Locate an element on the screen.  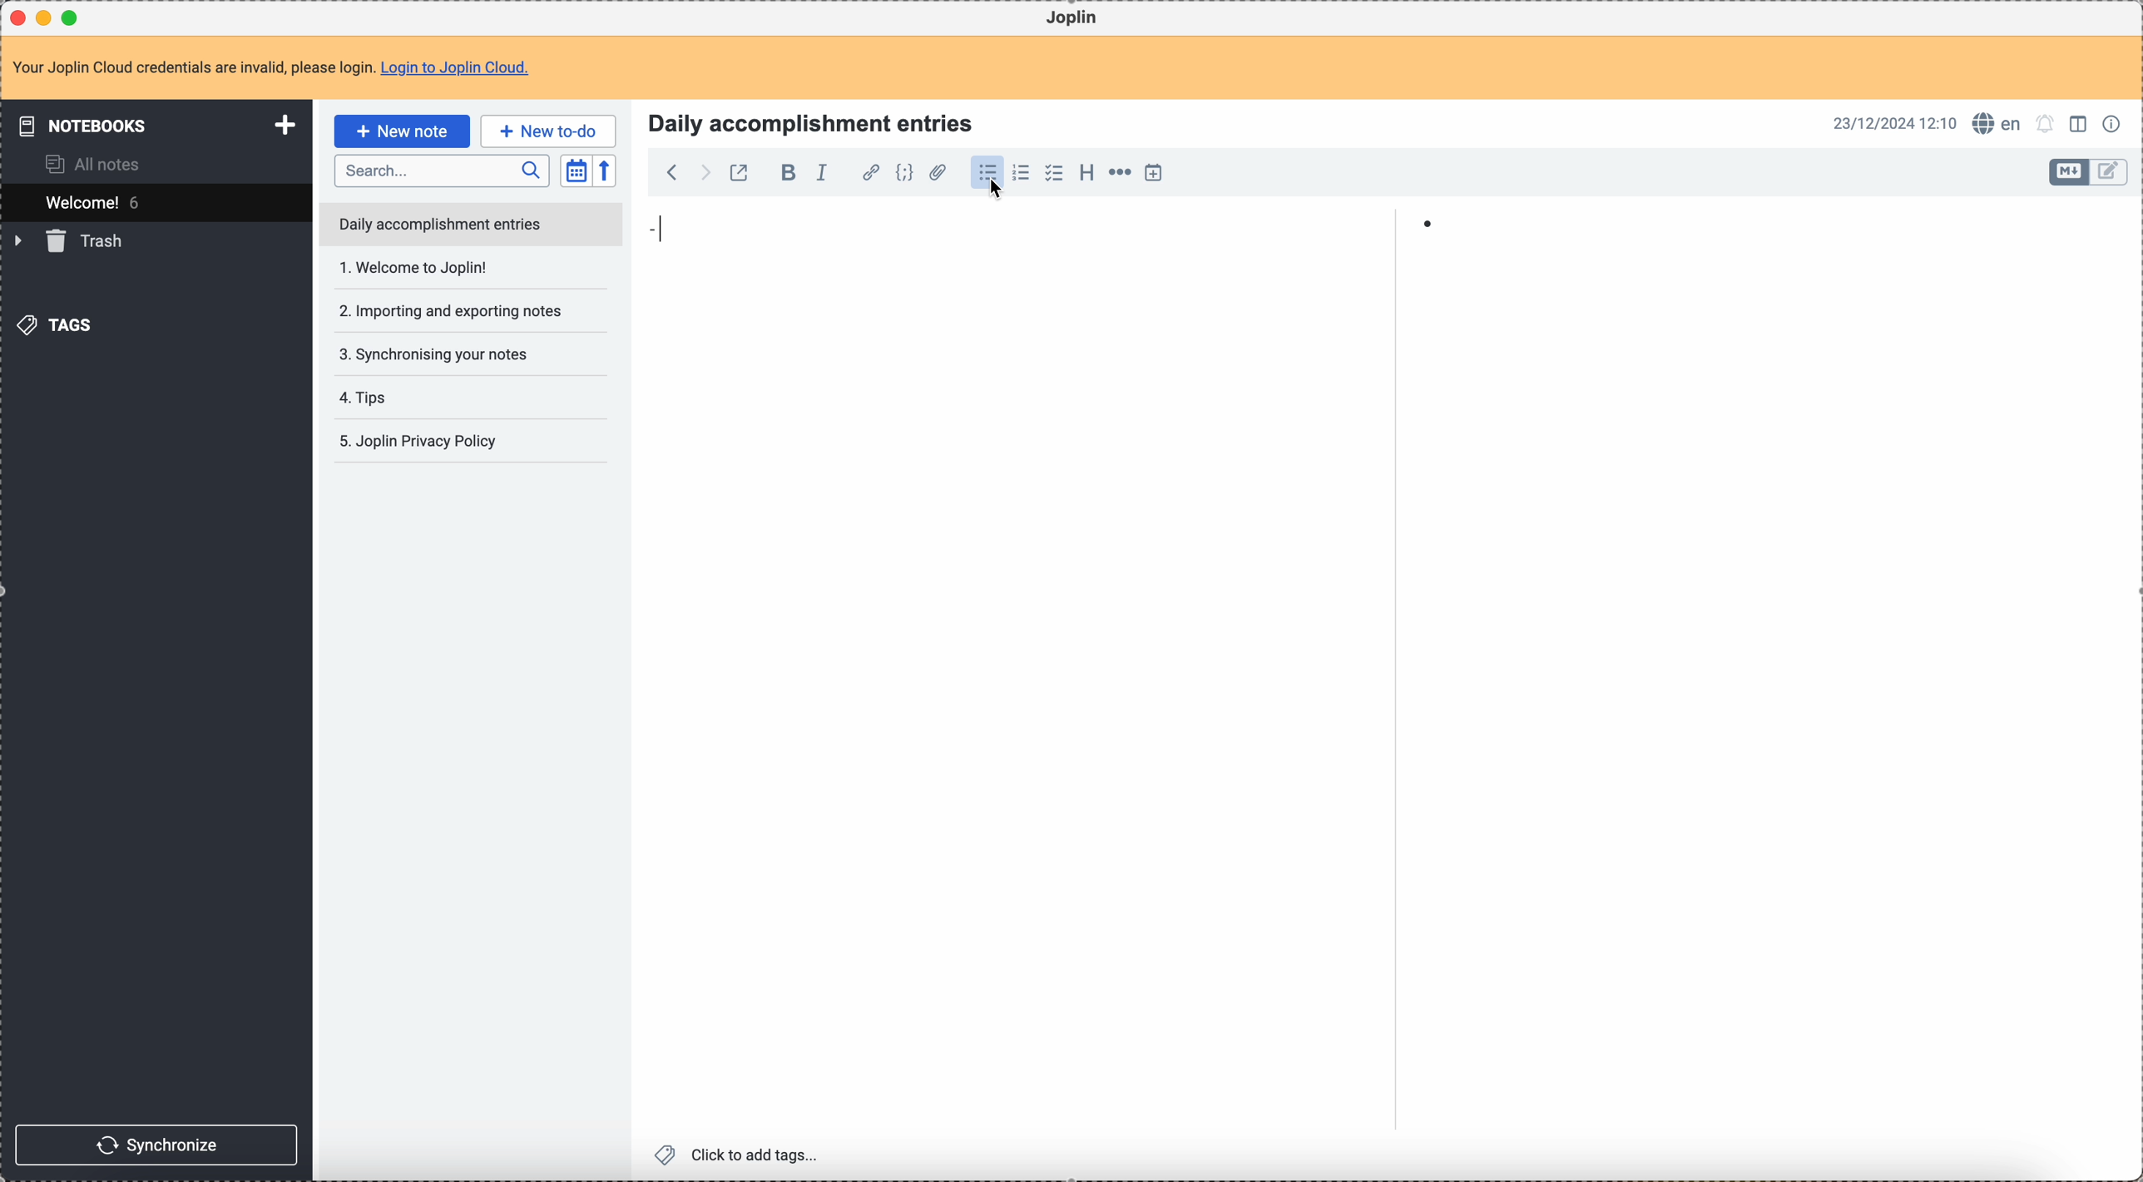
all notes is located at coordinates (86, 164).